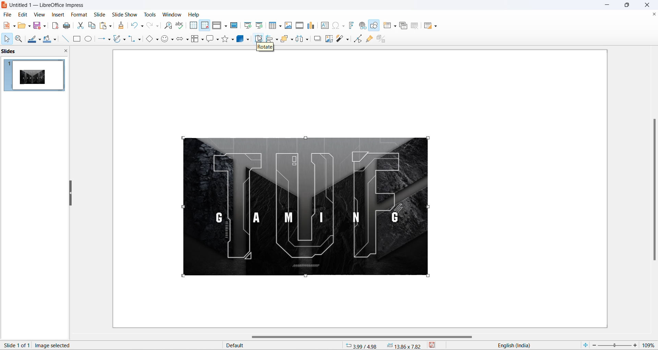  What do you see at coordinates (241, 39) in the screenshot?
I see `3d objects` at bounding box center [241, 39].